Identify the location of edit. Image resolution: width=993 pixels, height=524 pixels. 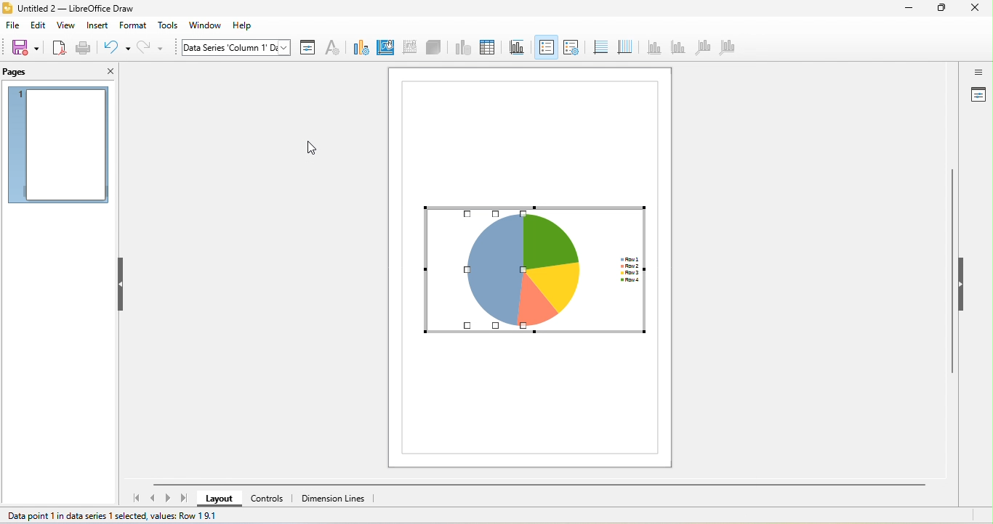
(38, 26).